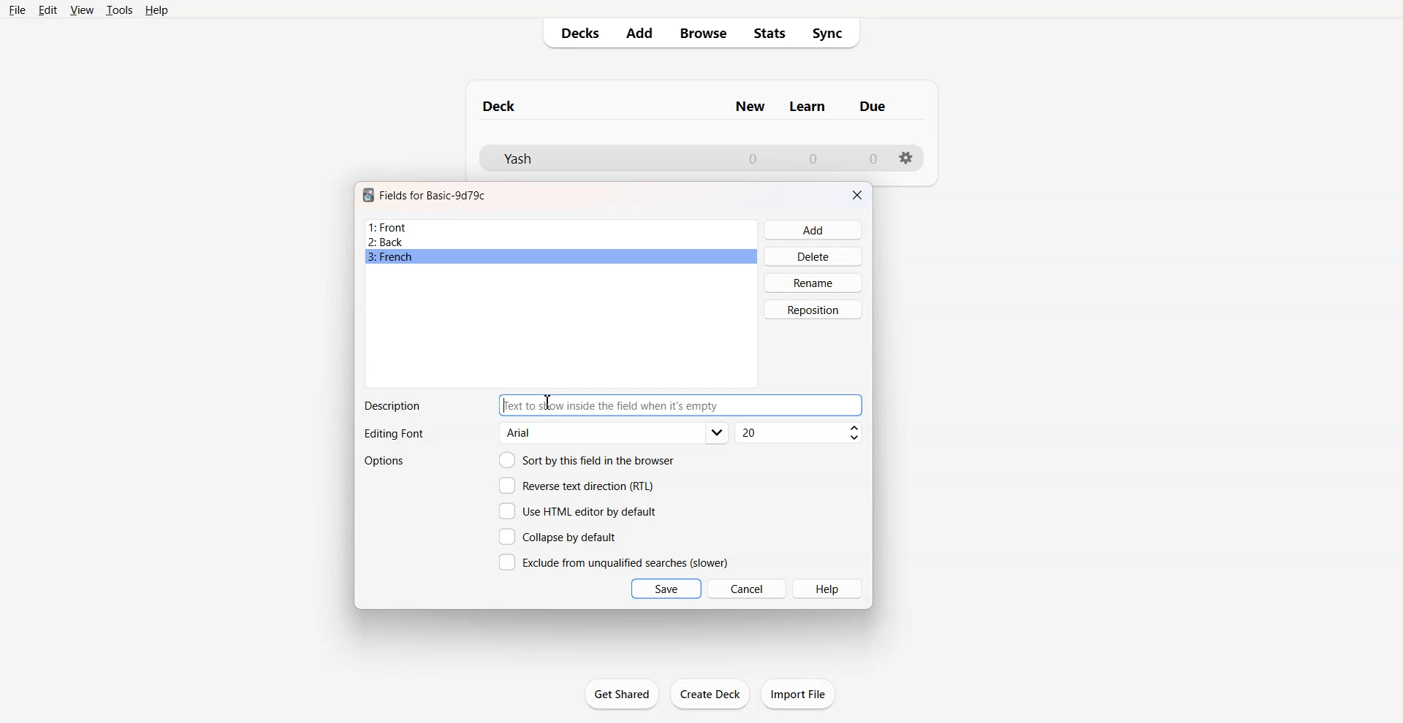 The width and height of the screenshot is (1403, 723). Describe the element at coordinates (577, 511) in the screenshot. I see `Use HTML editor by default` at that location.